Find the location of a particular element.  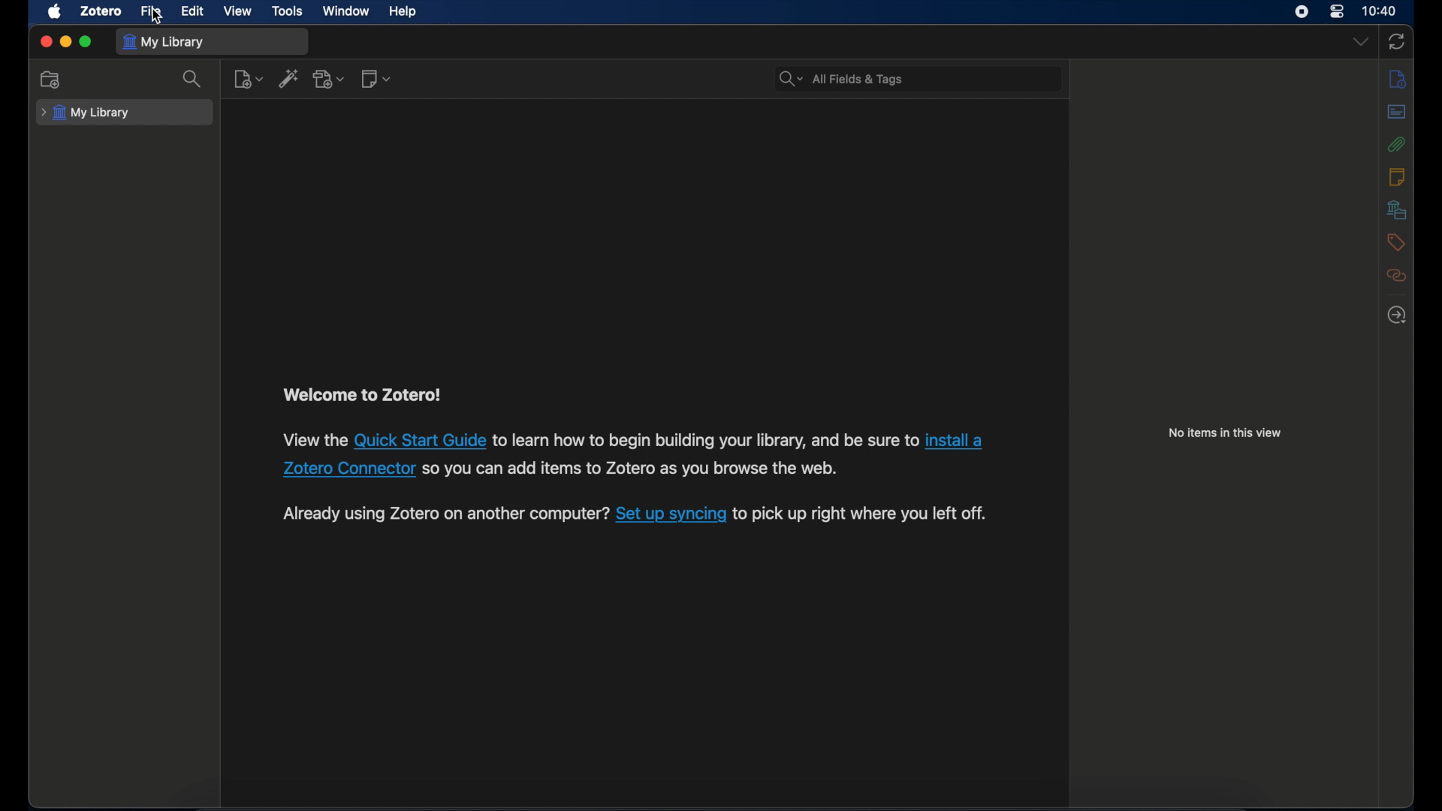

edit is located at coordinates (194, 10).